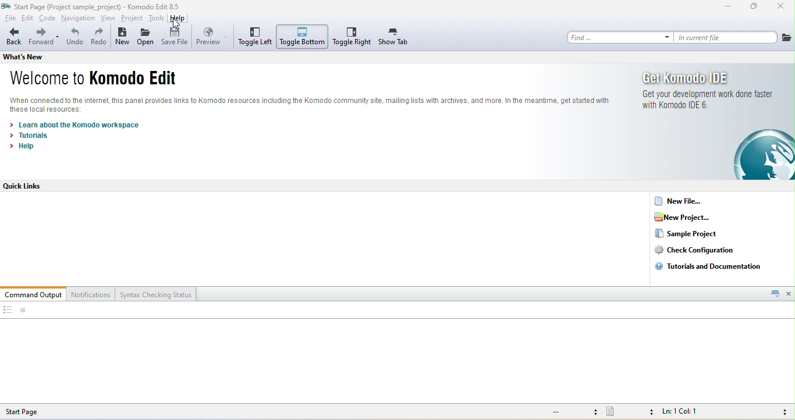 The image size is (795, 420). I want to click on project, so click(132, 19).